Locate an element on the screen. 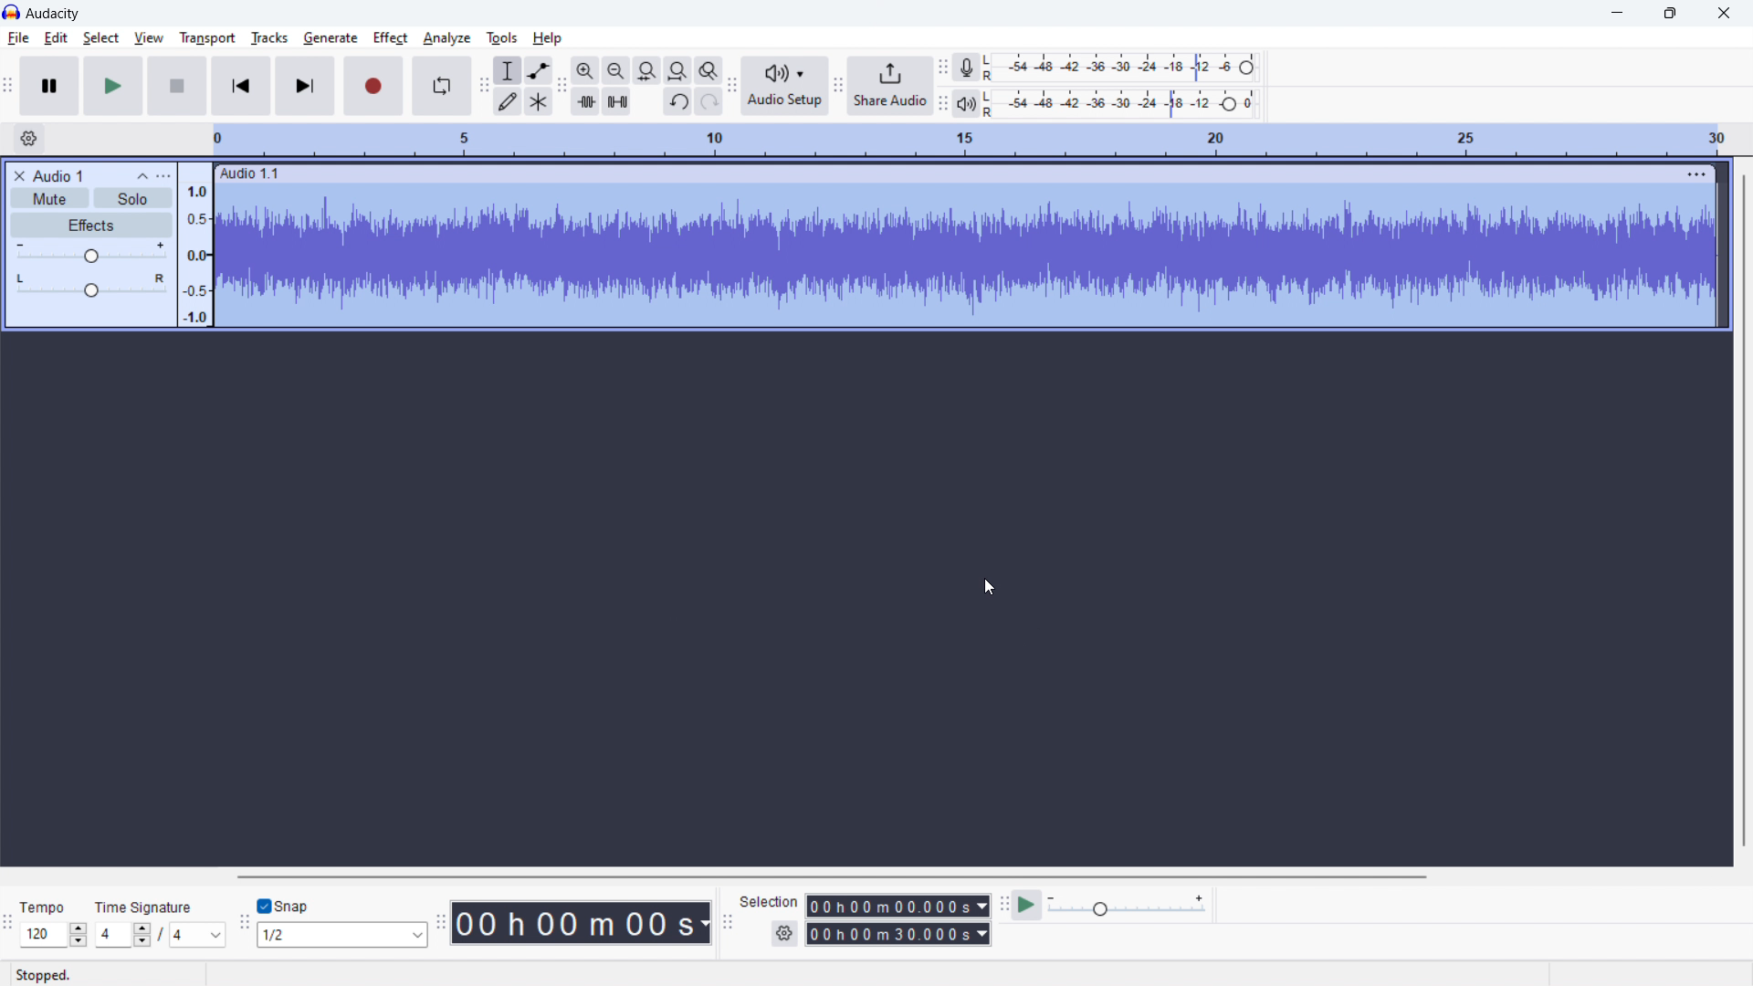  select is located at coordinates (101, 38).